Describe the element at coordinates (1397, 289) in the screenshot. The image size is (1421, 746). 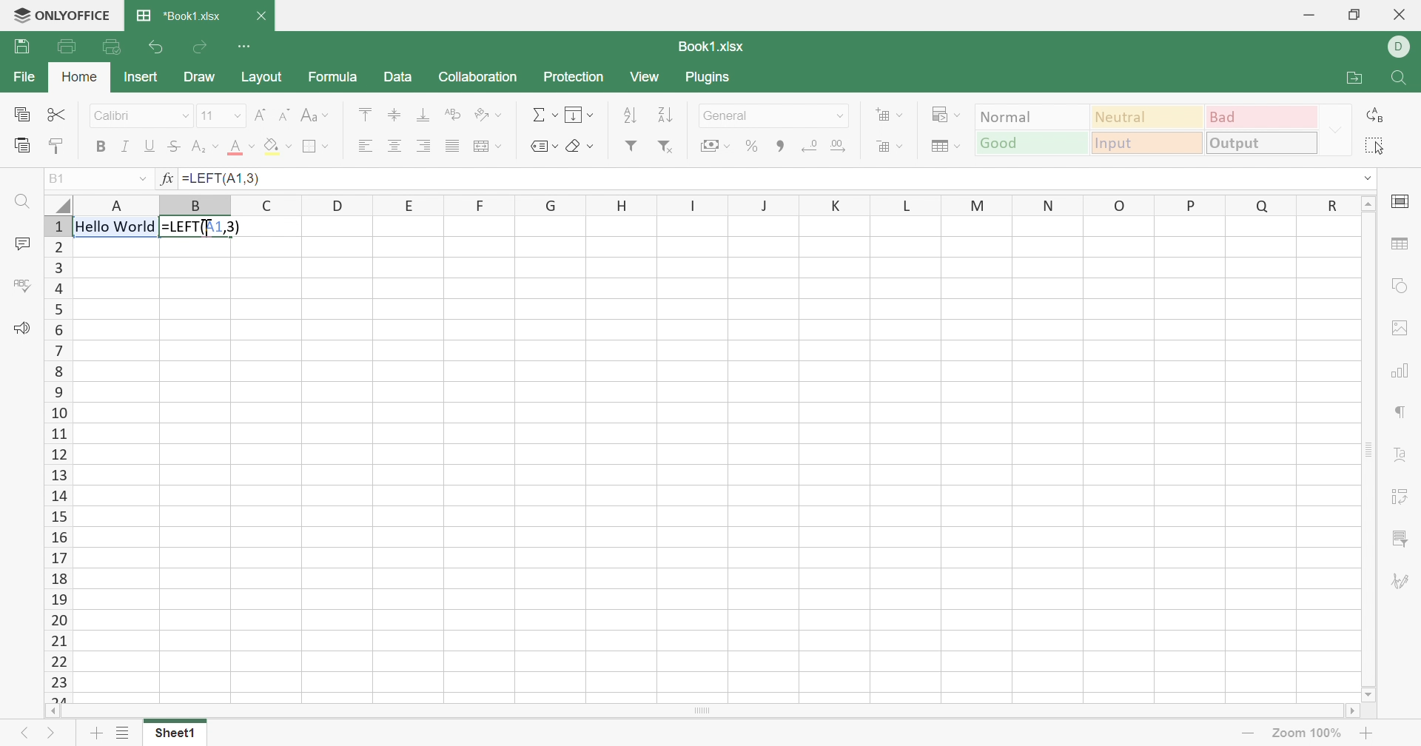
I see `Shape settings` at that location.